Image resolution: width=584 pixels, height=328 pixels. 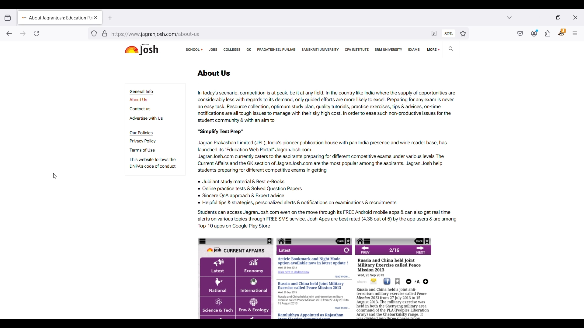 What do you see at coordinates (463, 34) in the screenshot?
I see `Bookmark this page` at bounding box center [463, 34].